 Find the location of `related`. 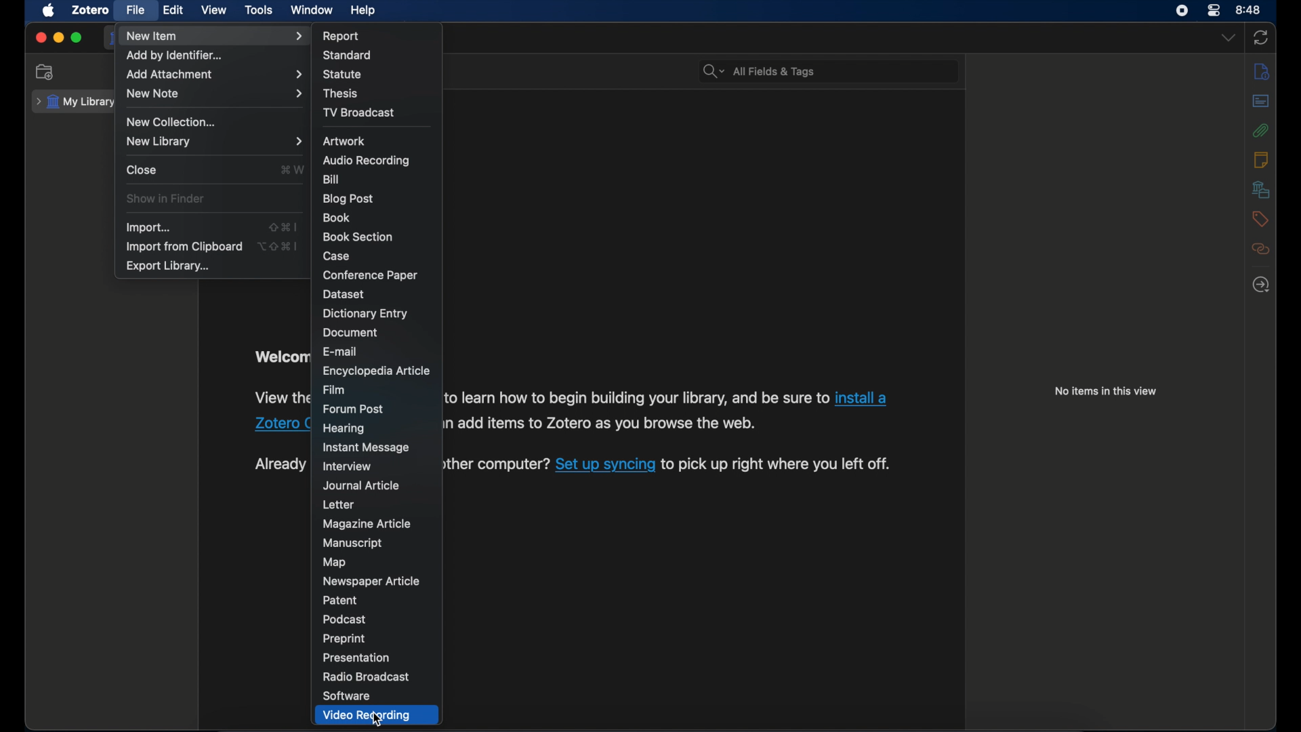

related is located at coordinates (1261, 249).